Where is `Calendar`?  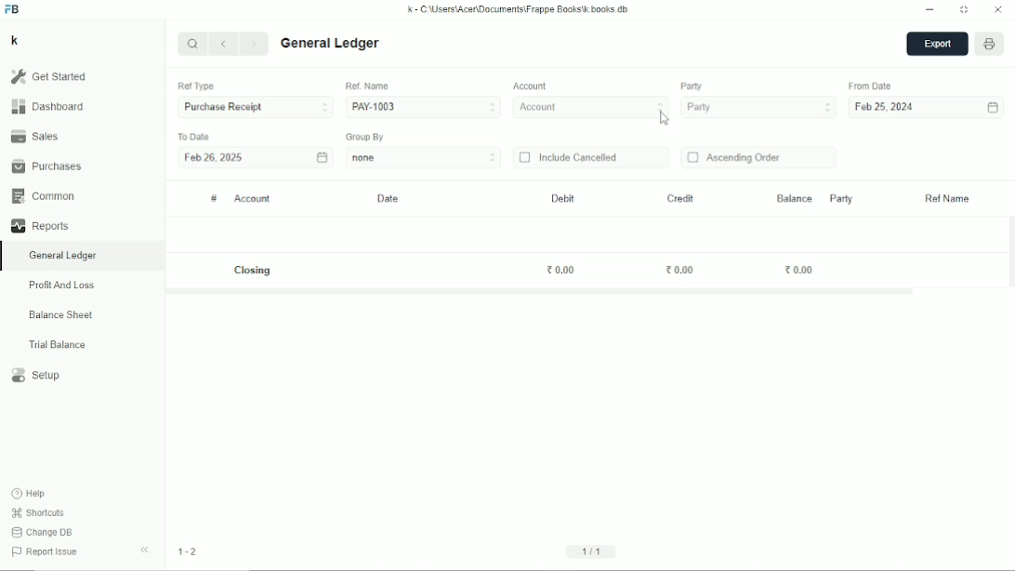
Calendar is located at coordinates (322, 156).